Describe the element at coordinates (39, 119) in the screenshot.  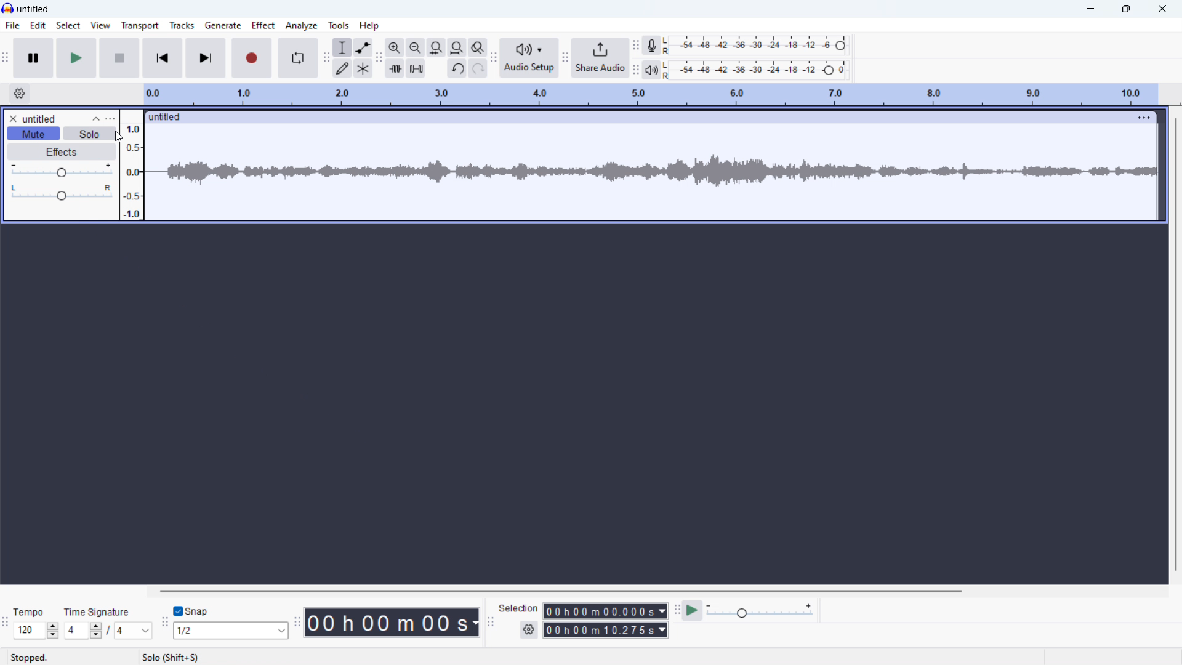
I see `track title` at that location.